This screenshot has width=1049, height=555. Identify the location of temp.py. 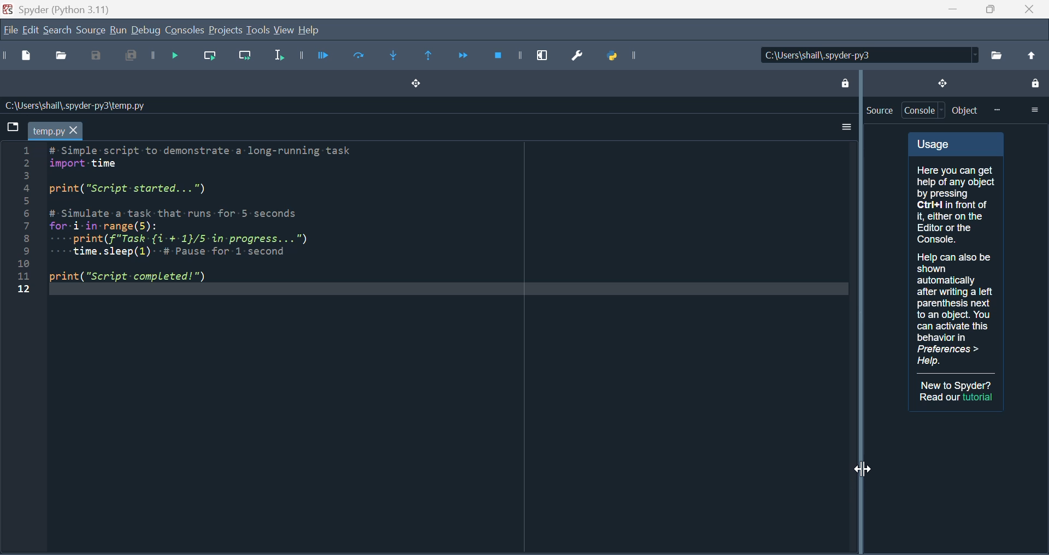
(55, 131).